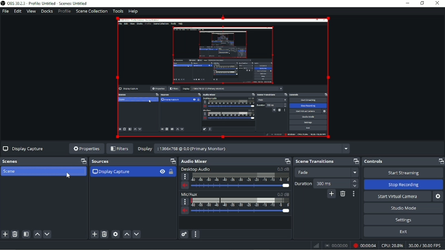 The width and height of the screenshot is (445, 250). What do you see at coordinates (118, 11) in the screenshot?
I see `Tools` at bounding box center [118, 11].